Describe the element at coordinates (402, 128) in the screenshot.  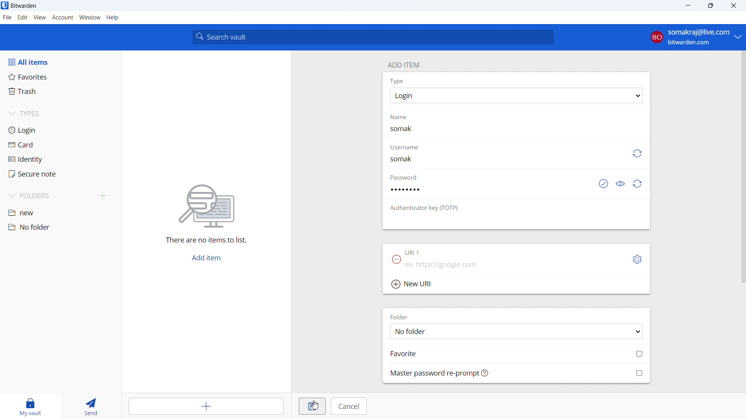
I see `name typed` at that location.